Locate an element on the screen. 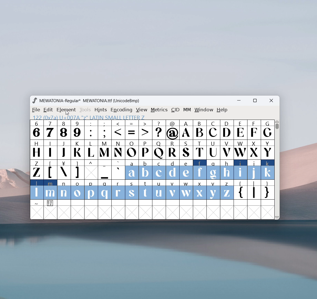  ` is located at coordinates (118, 170).